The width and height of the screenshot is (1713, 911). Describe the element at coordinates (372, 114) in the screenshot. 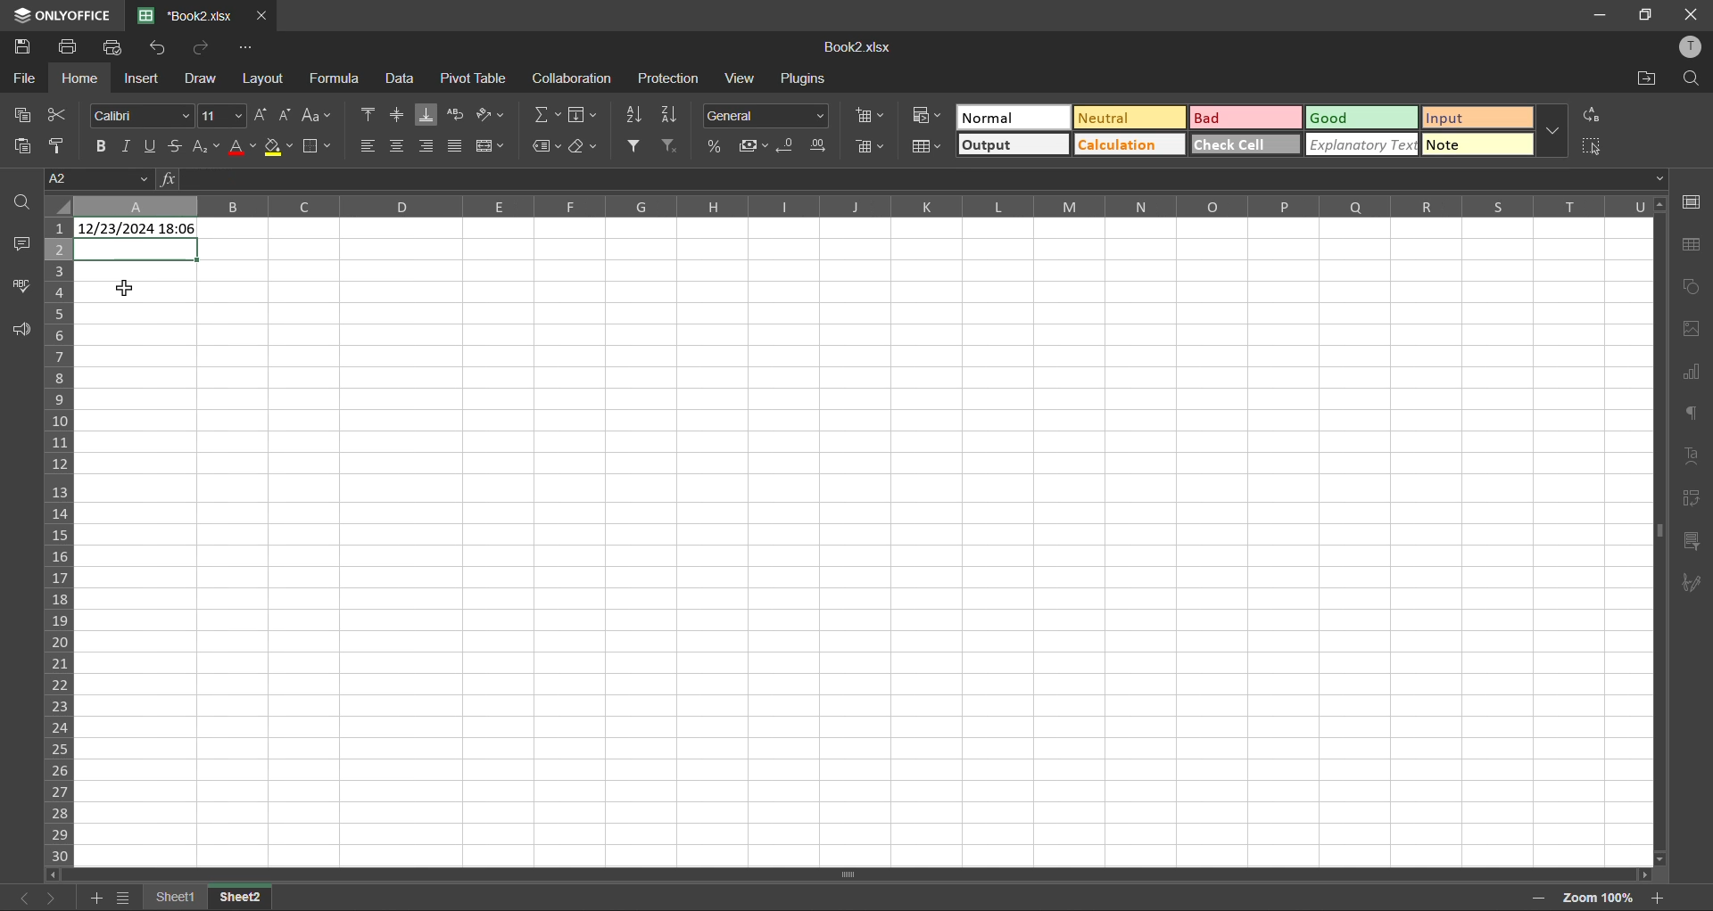

I see `align top` at that location.